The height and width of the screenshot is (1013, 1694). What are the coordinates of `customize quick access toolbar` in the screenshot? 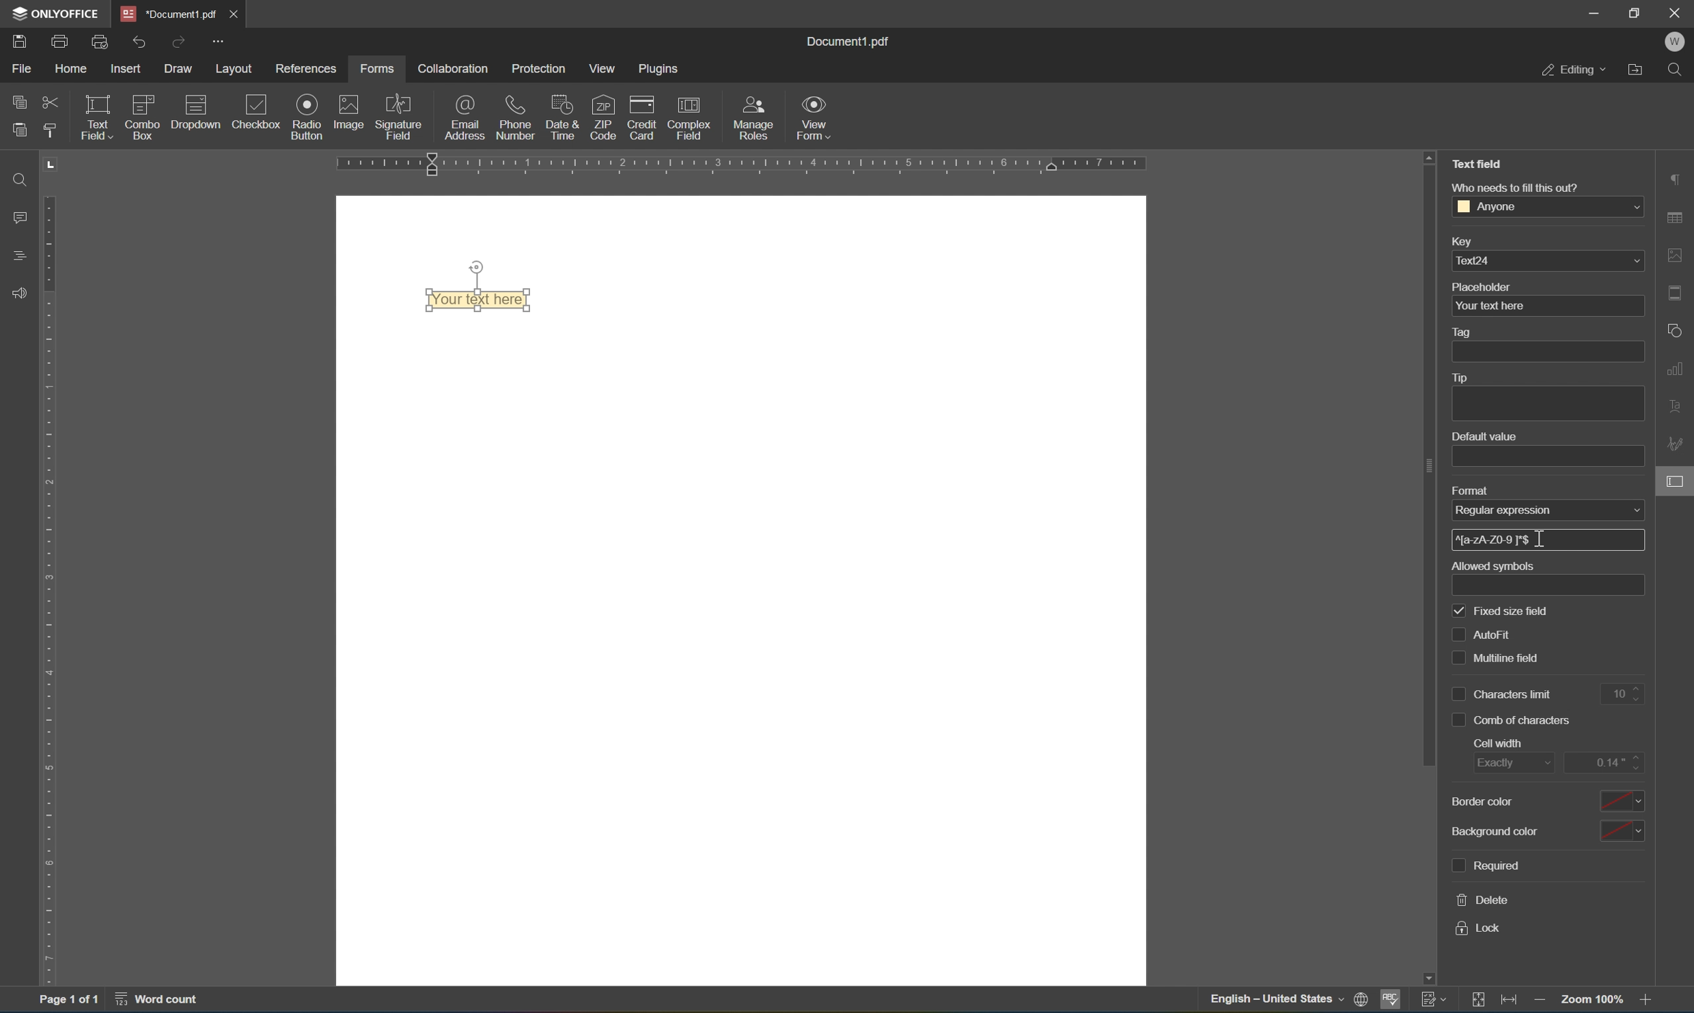 It's located at (216, 40).